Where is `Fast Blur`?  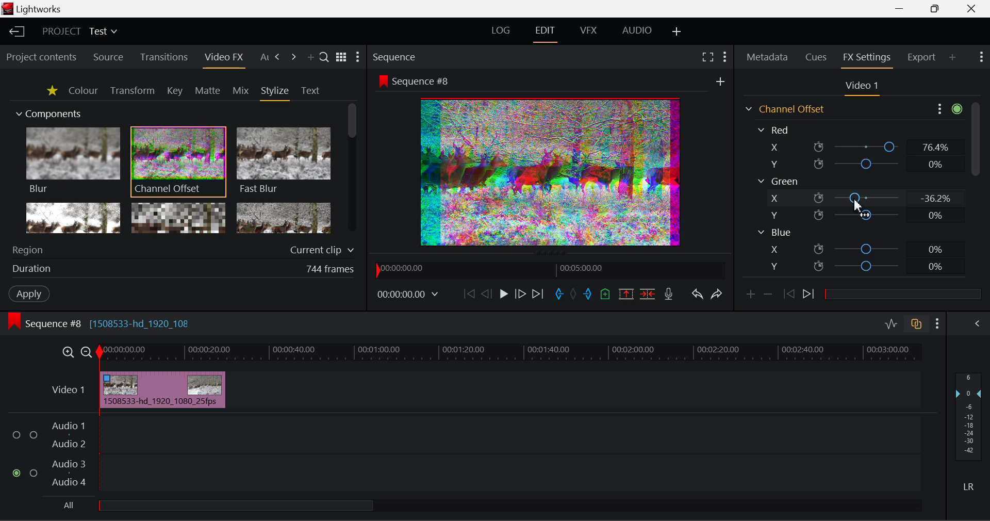
Fast Blur is located at coordinates (284, 161).